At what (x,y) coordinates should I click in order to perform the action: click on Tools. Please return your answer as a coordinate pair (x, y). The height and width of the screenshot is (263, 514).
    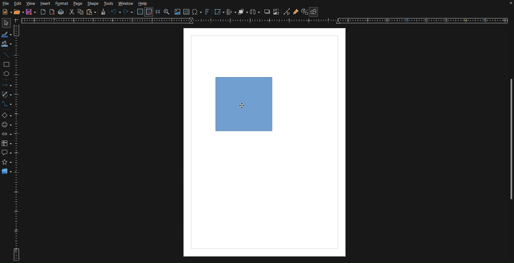
    Looking at the image, I should click on (109, 4).